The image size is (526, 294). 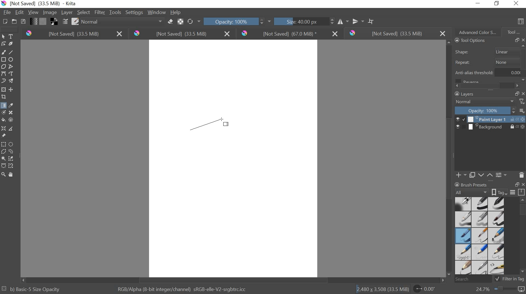 I want to click on pan, so click(x=13, y=174).